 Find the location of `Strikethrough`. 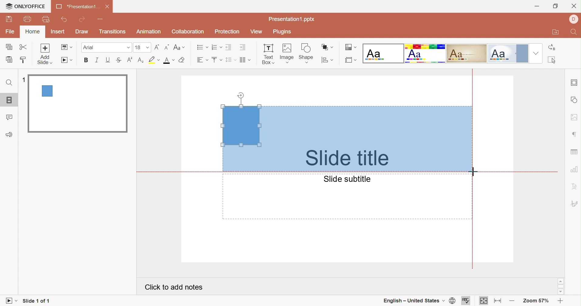

Strikethrough is located at coordinates (118, 61).